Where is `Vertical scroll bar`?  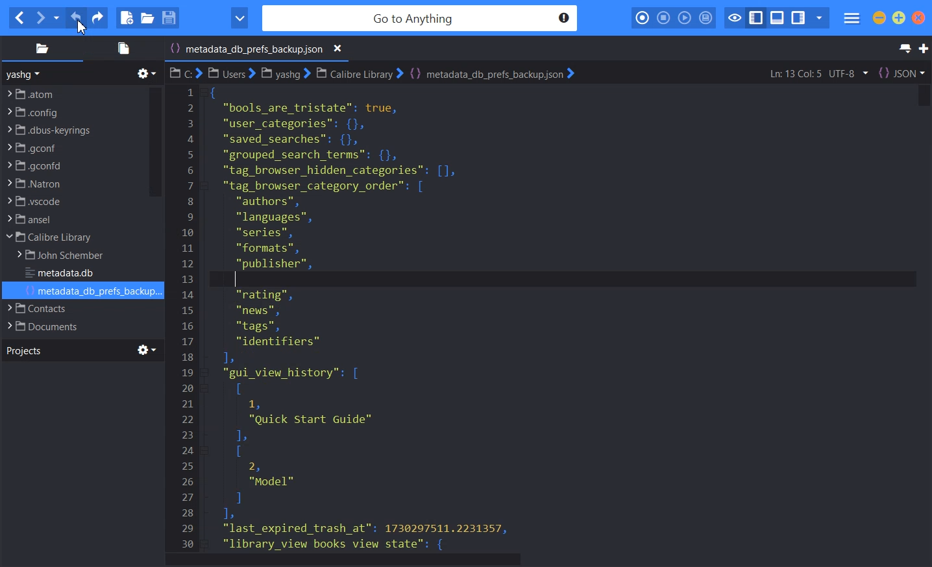 Vertical scroll bar is located at coordinates (154, 141).